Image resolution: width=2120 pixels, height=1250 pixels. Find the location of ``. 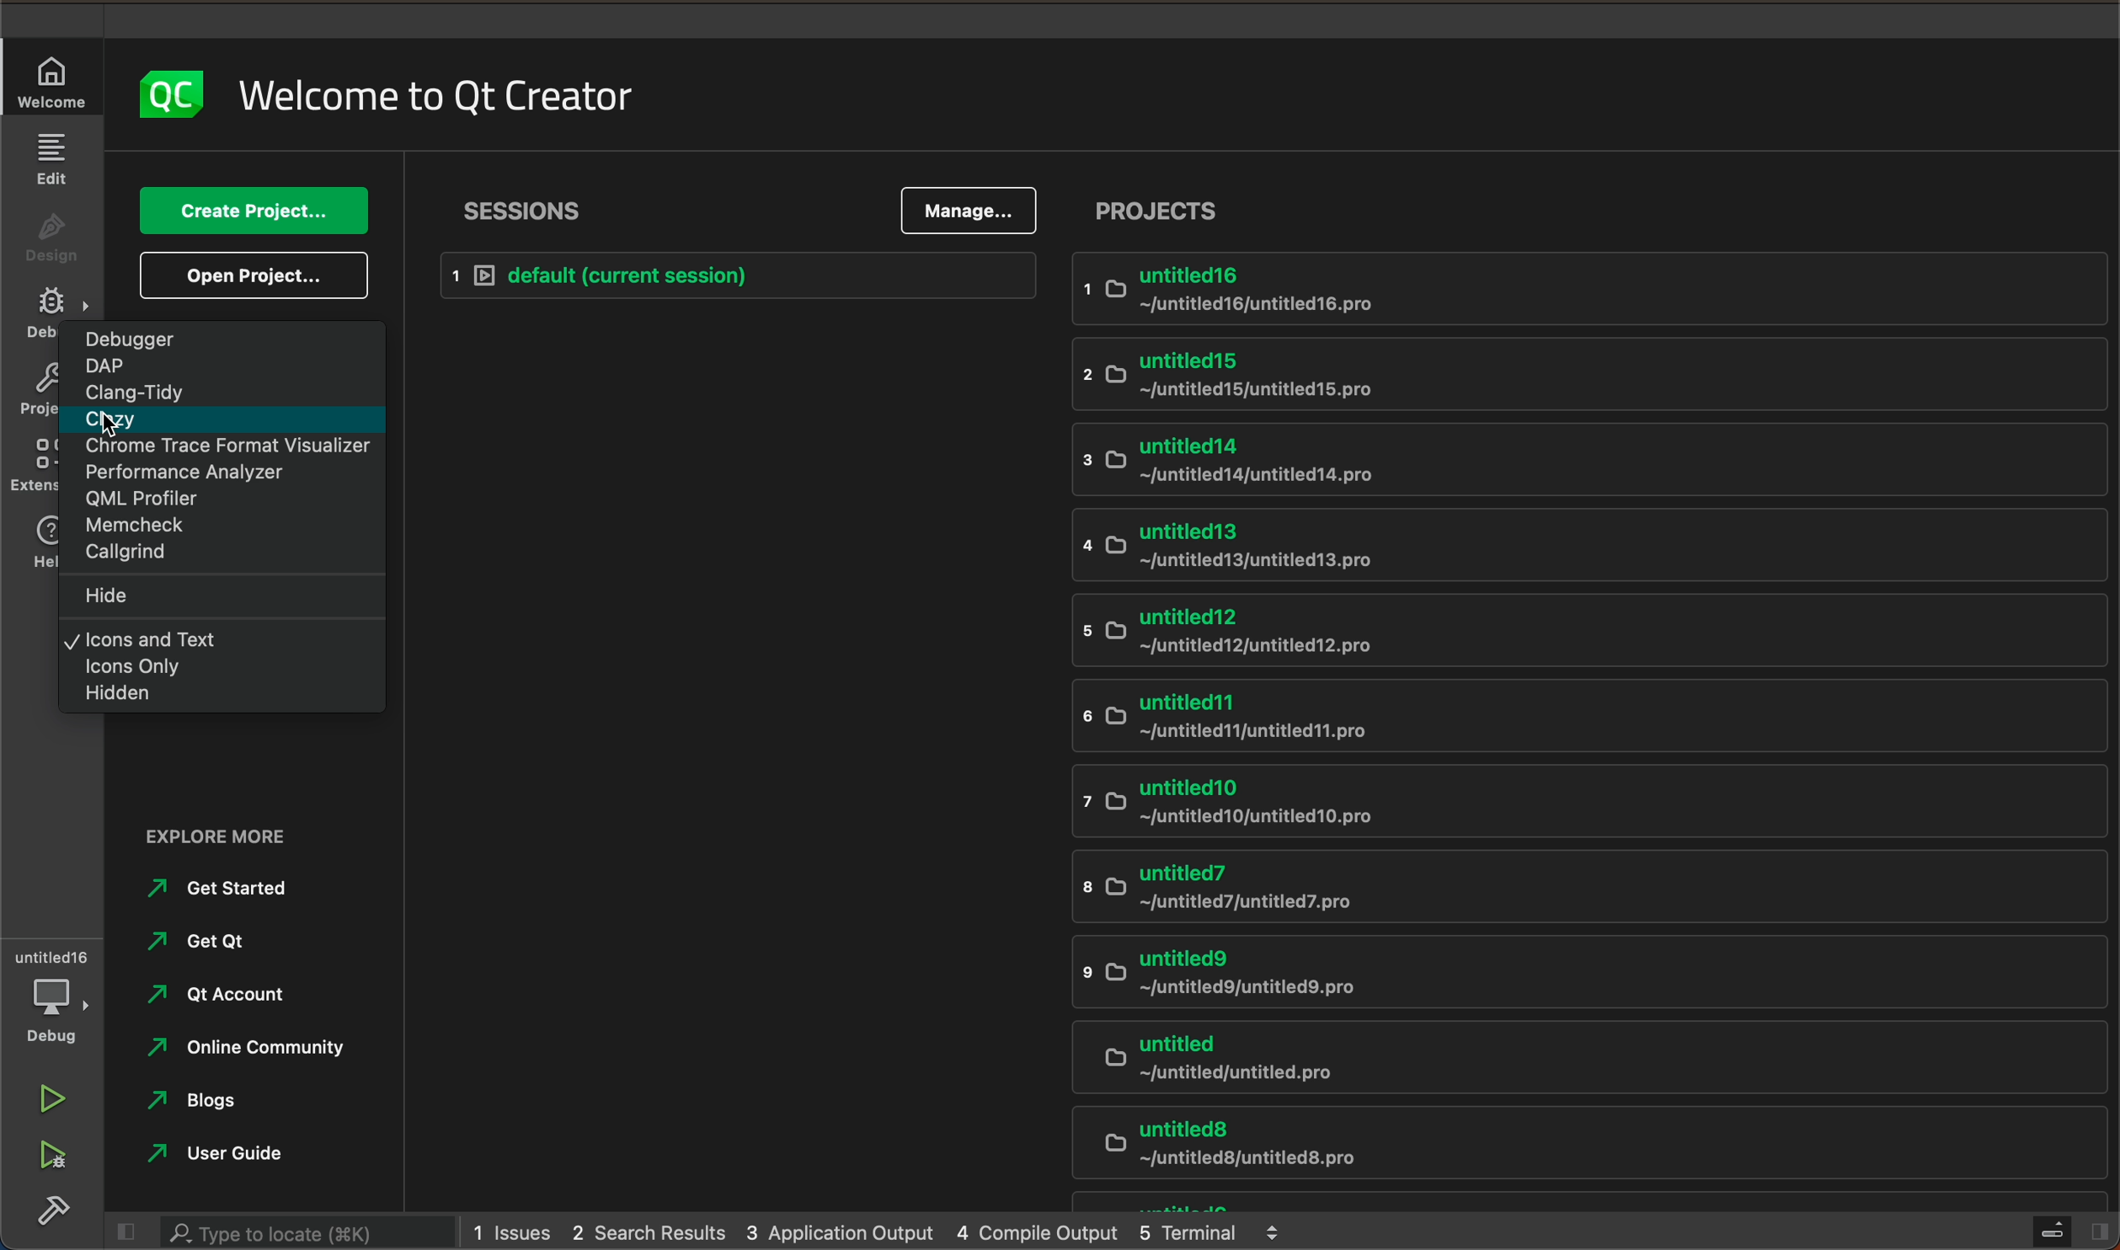

 is located at coordinates (35, 392).